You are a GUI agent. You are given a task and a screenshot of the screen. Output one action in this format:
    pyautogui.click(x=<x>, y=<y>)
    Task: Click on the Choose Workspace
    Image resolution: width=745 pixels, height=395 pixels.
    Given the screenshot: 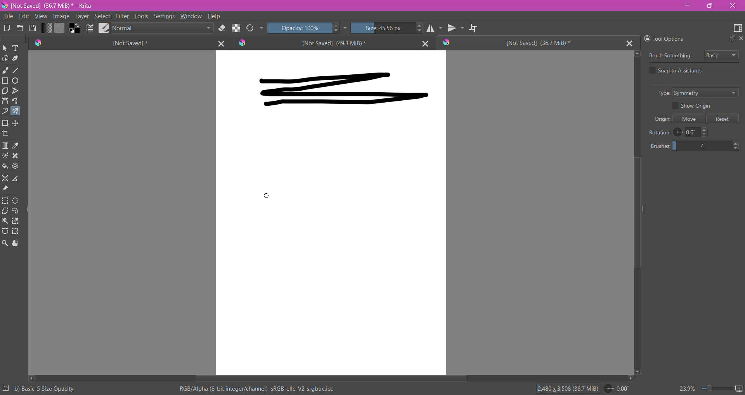 What is the action you would take?
    pyautogui.click(x=737, y=28)
    